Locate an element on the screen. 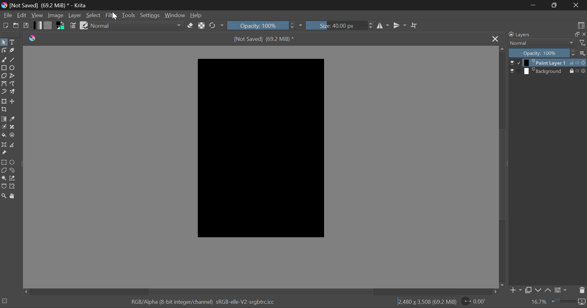  Scroll Bar is located at coordinates (257, 292).